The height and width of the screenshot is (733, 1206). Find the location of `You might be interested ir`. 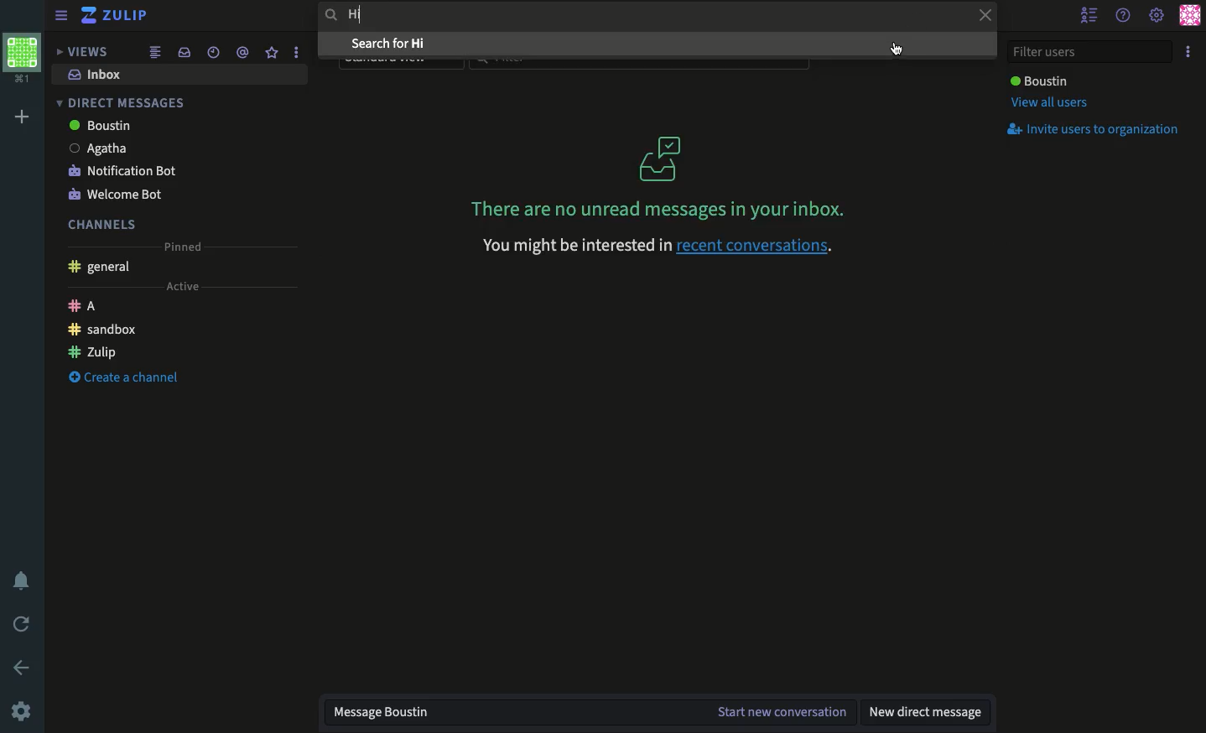

You might be interested ir is located at coordinates (574, 246).